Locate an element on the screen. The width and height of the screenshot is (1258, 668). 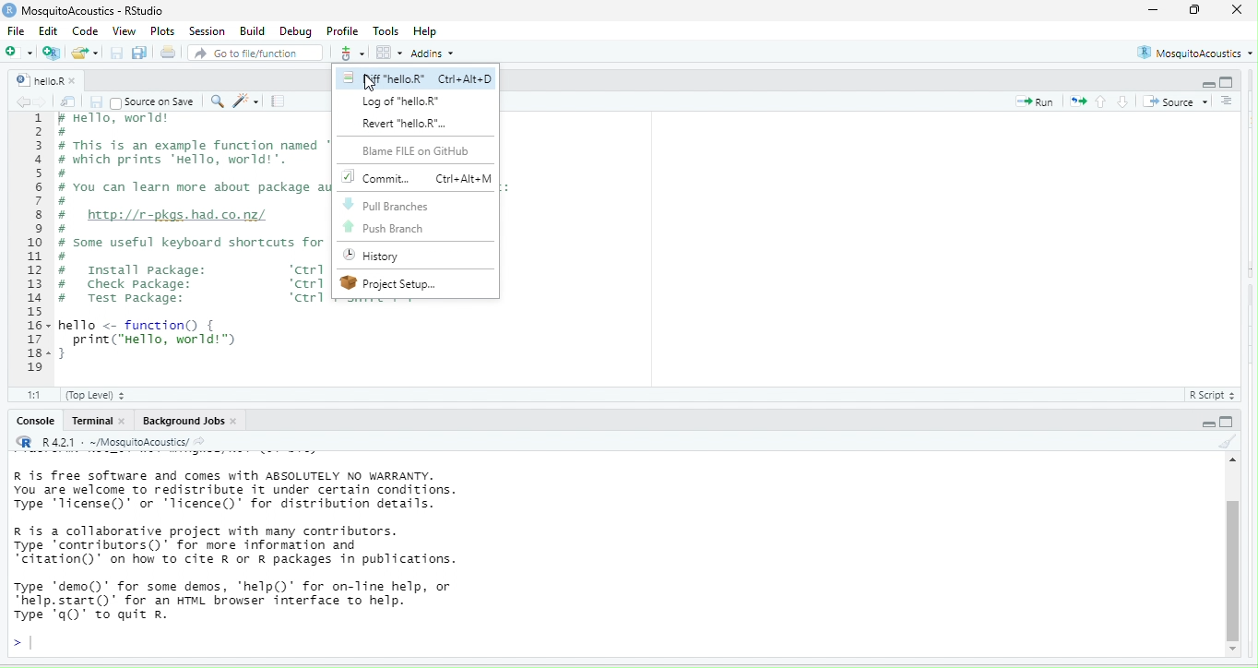
source is located at coordinates (1175, 101).